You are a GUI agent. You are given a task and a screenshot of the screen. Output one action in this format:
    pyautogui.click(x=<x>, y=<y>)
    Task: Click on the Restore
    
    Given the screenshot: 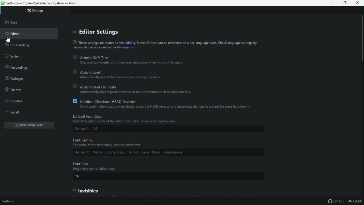 What is the action you would take?
    pyautogui.click(x=346, y=3)
    